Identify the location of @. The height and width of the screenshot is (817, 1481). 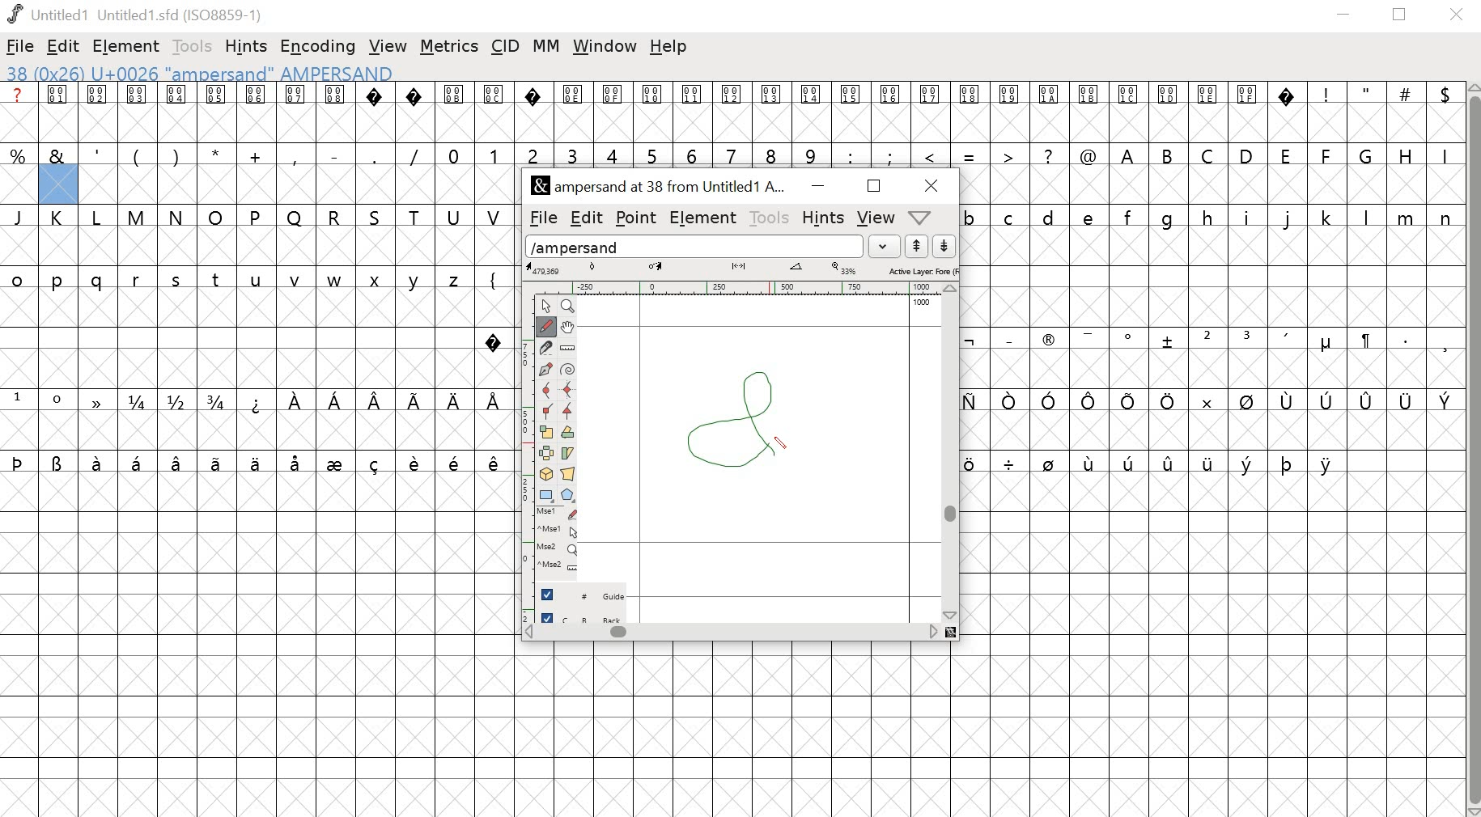
(1088, 154).